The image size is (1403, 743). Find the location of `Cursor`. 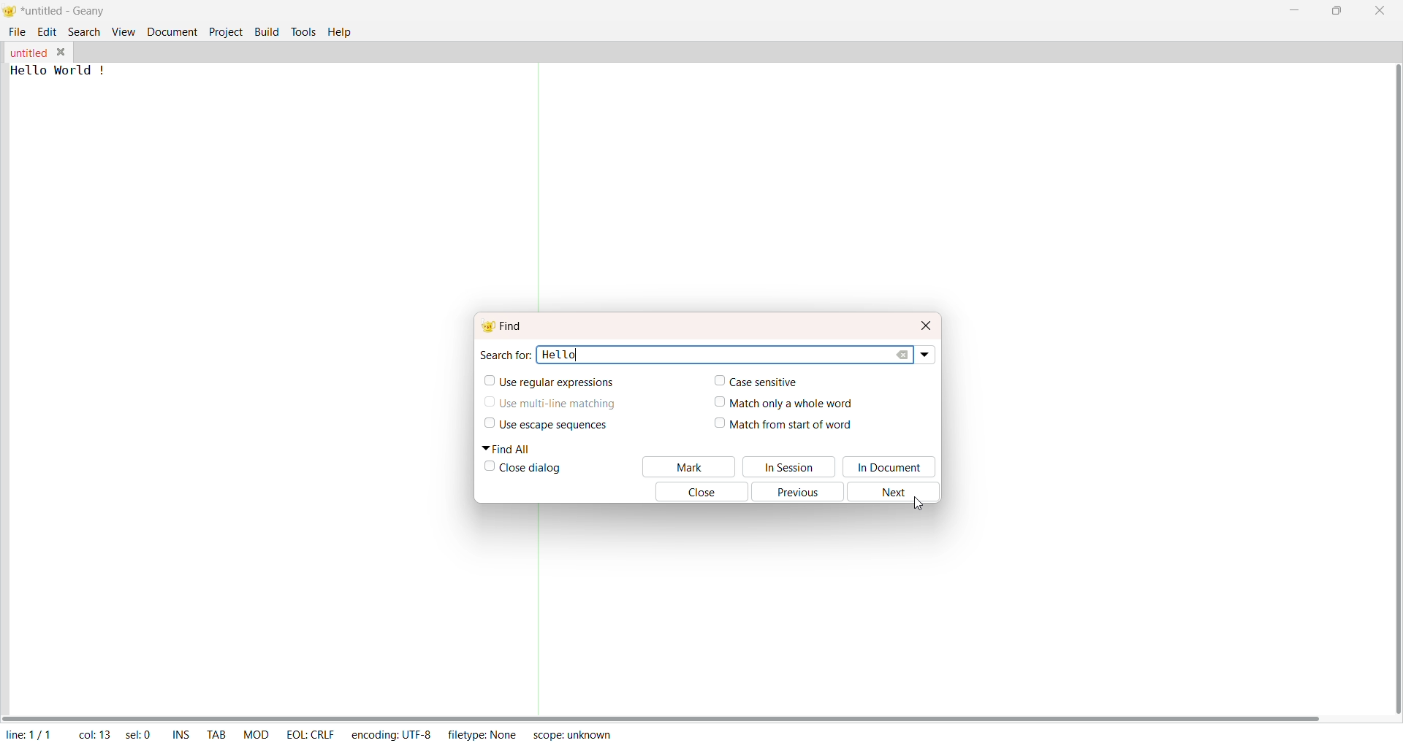

Cursor is located at coordinates (918, 505).